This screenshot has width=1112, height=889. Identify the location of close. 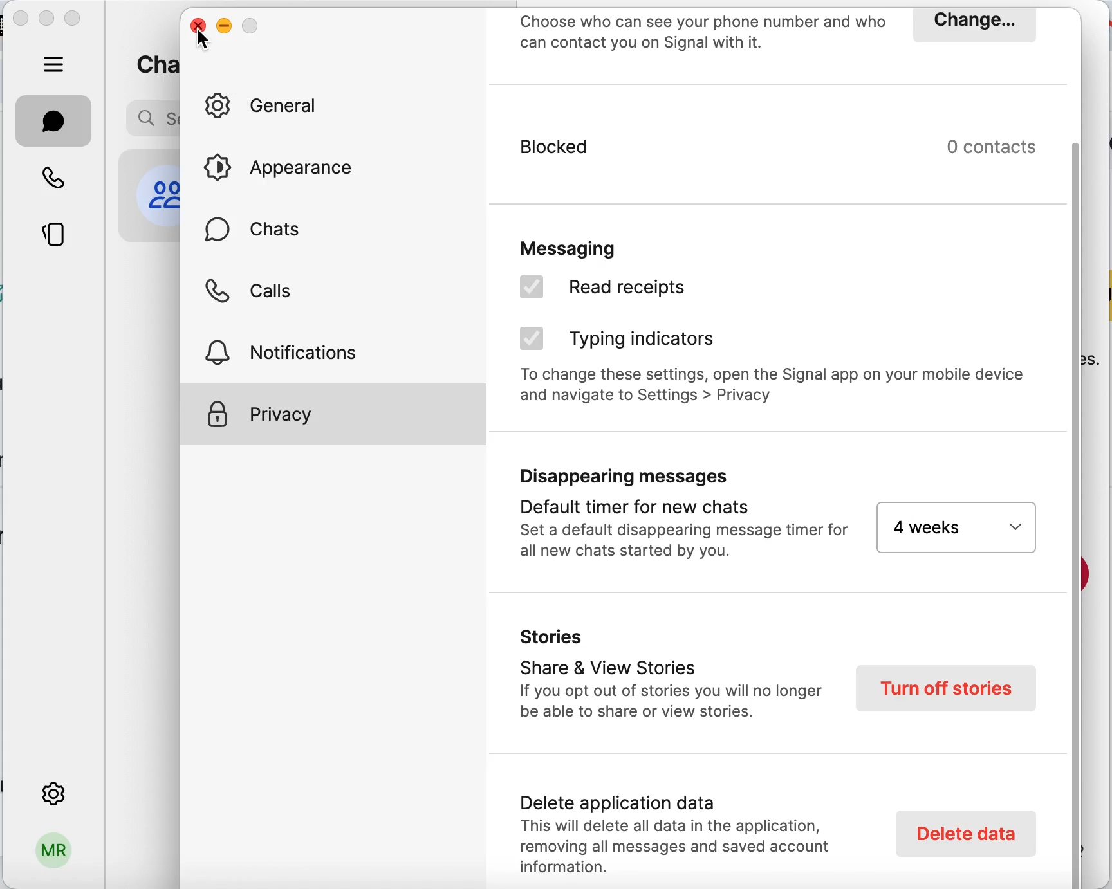
(21, 21).